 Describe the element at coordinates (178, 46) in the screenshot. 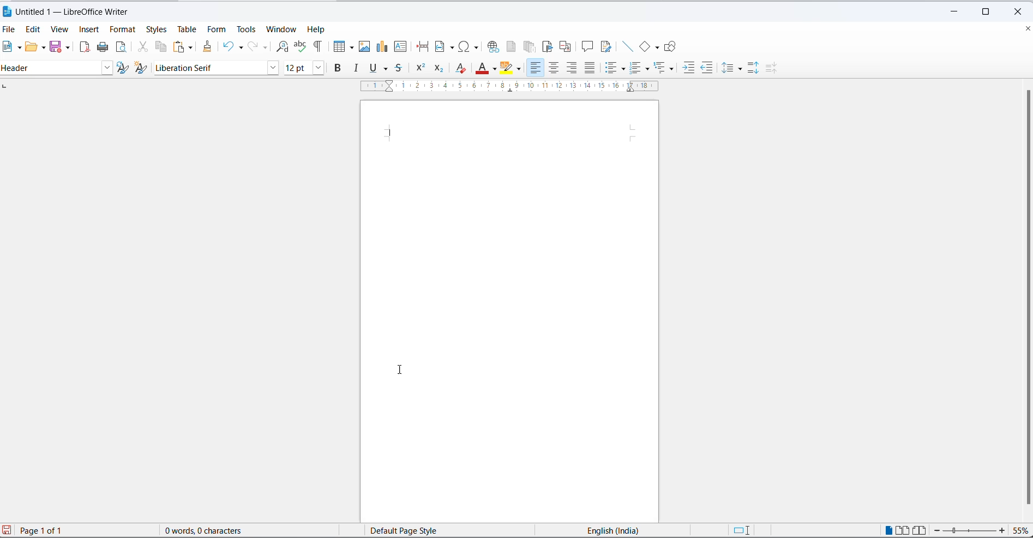

I see `paste options` at that location.